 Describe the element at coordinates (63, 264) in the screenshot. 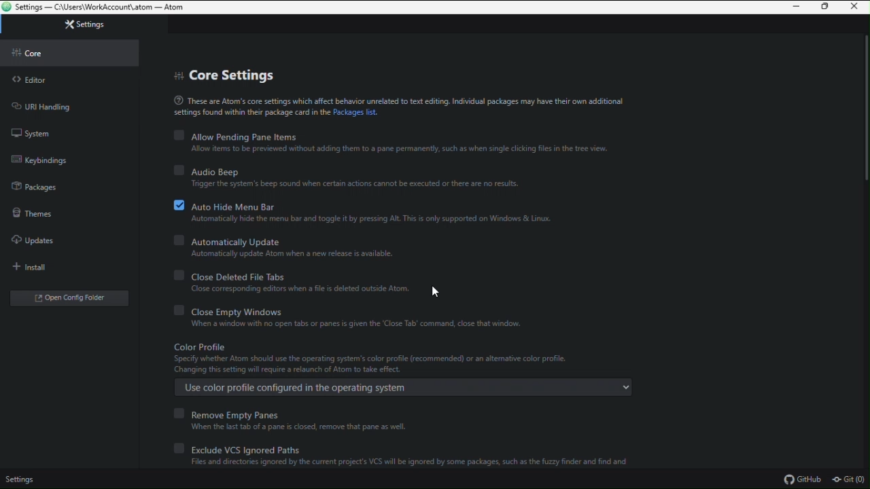

I see `install` at that location.